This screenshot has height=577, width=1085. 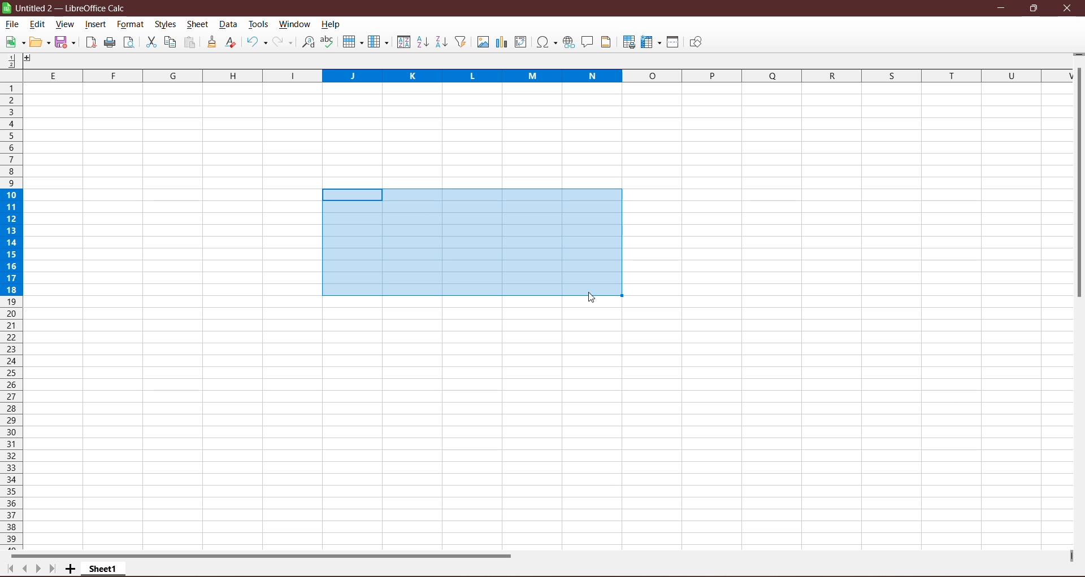 I want to click on Save, so click(x=67, y=43).